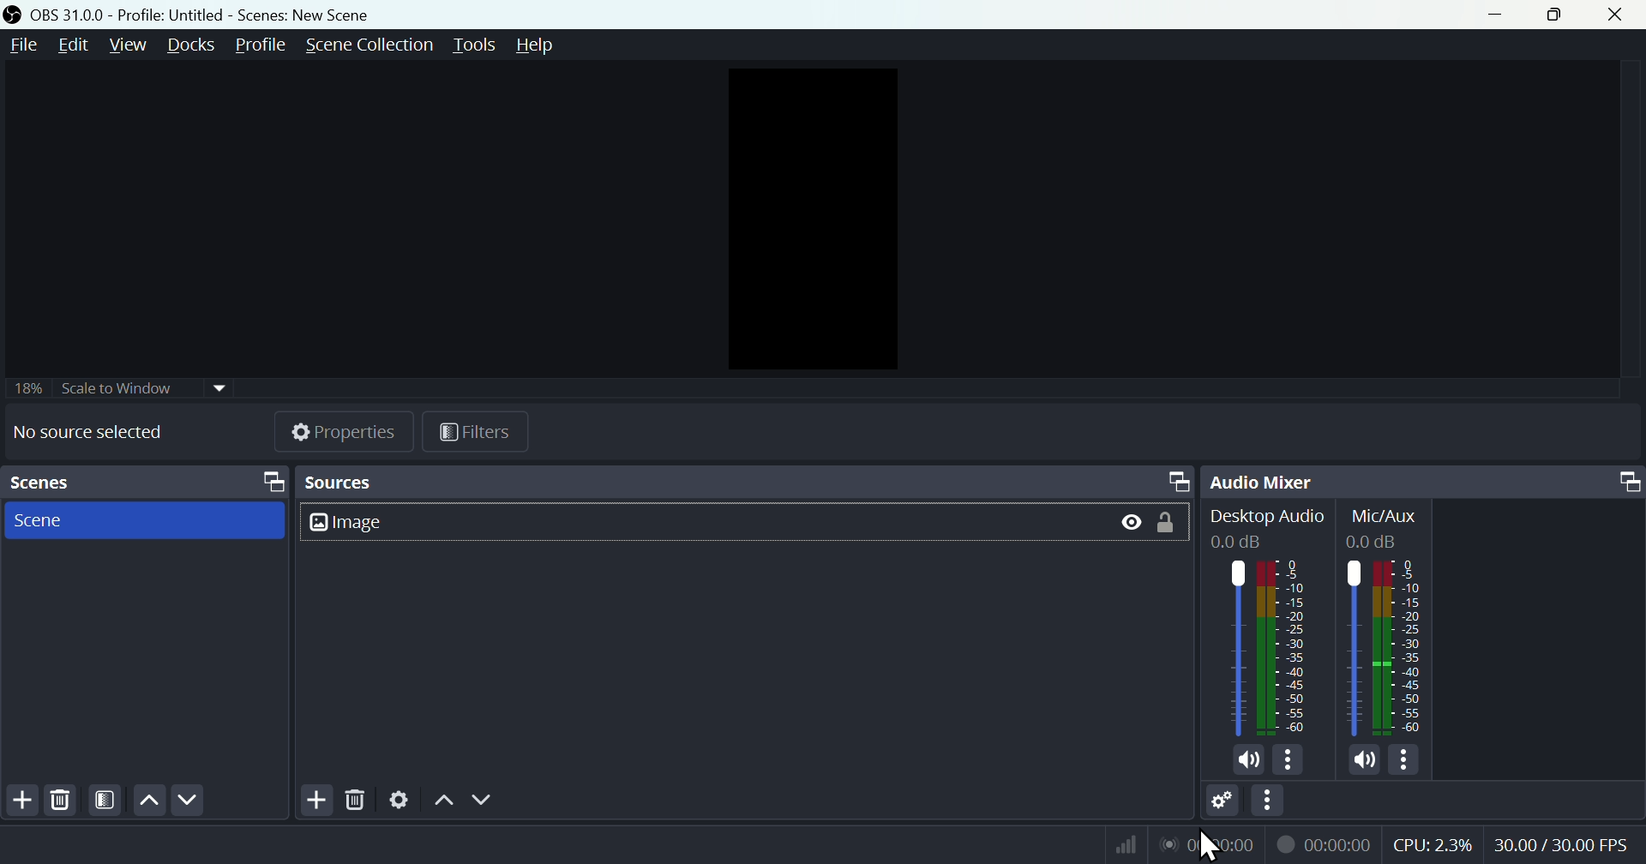 The width and height of the screenshot is (1646, 864). What do you see at coordinates (1503, 15) in the screenshot?
I see `minimise` at bounding box center [1503, 15].